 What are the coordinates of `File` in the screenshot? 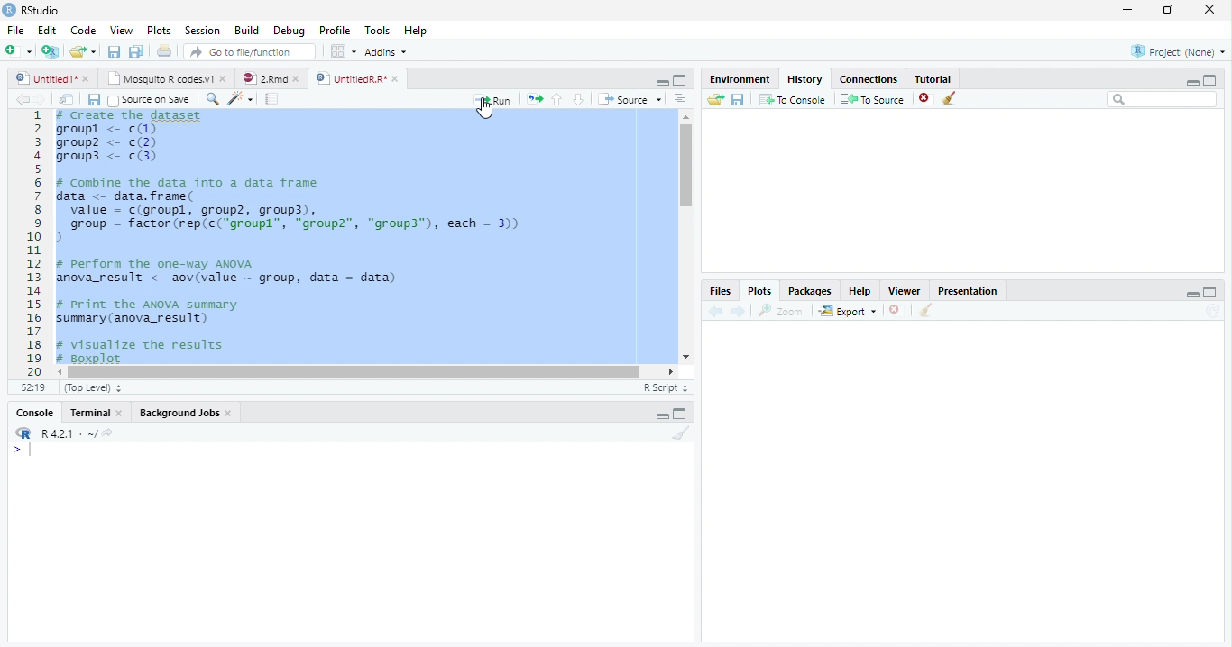 It's located at (14, 28).